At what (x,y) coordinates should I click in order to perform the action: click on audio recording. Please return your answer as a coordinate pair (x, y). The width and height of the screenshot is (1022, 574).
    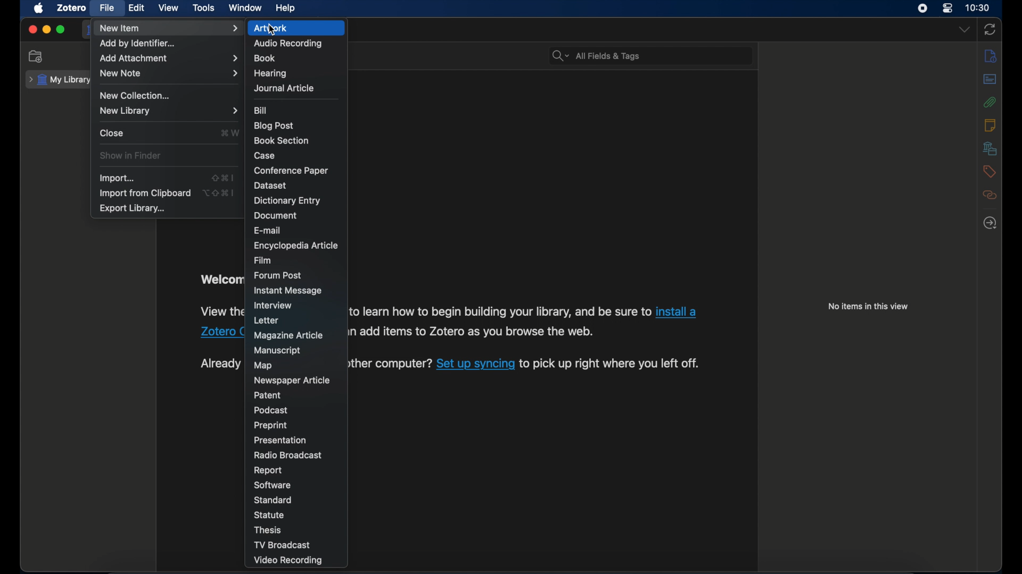
    Looking at the image, I should click on (287, 44).